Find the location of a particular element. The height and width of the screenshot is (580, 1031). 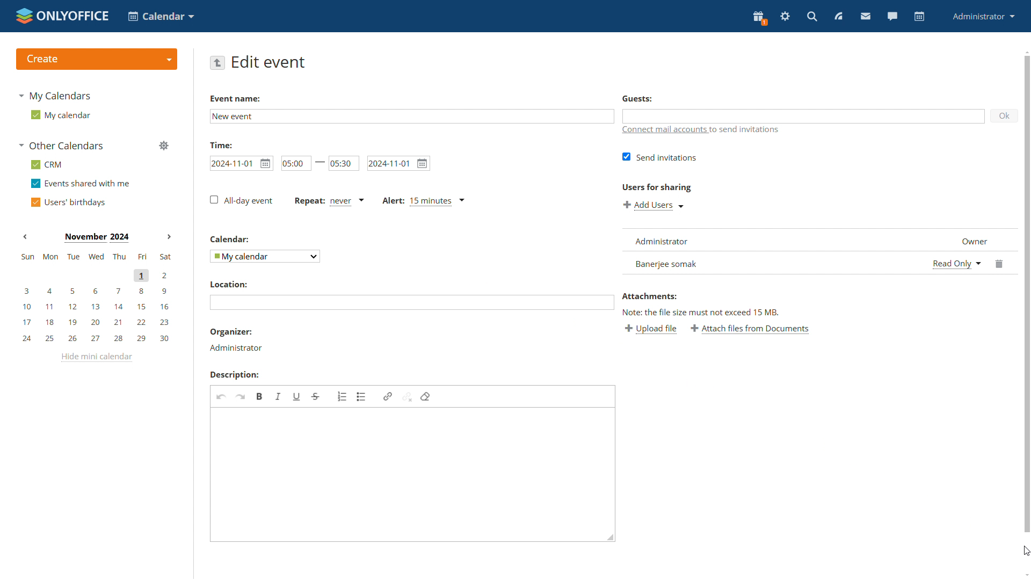

manage is located at coordinates (164, 146).